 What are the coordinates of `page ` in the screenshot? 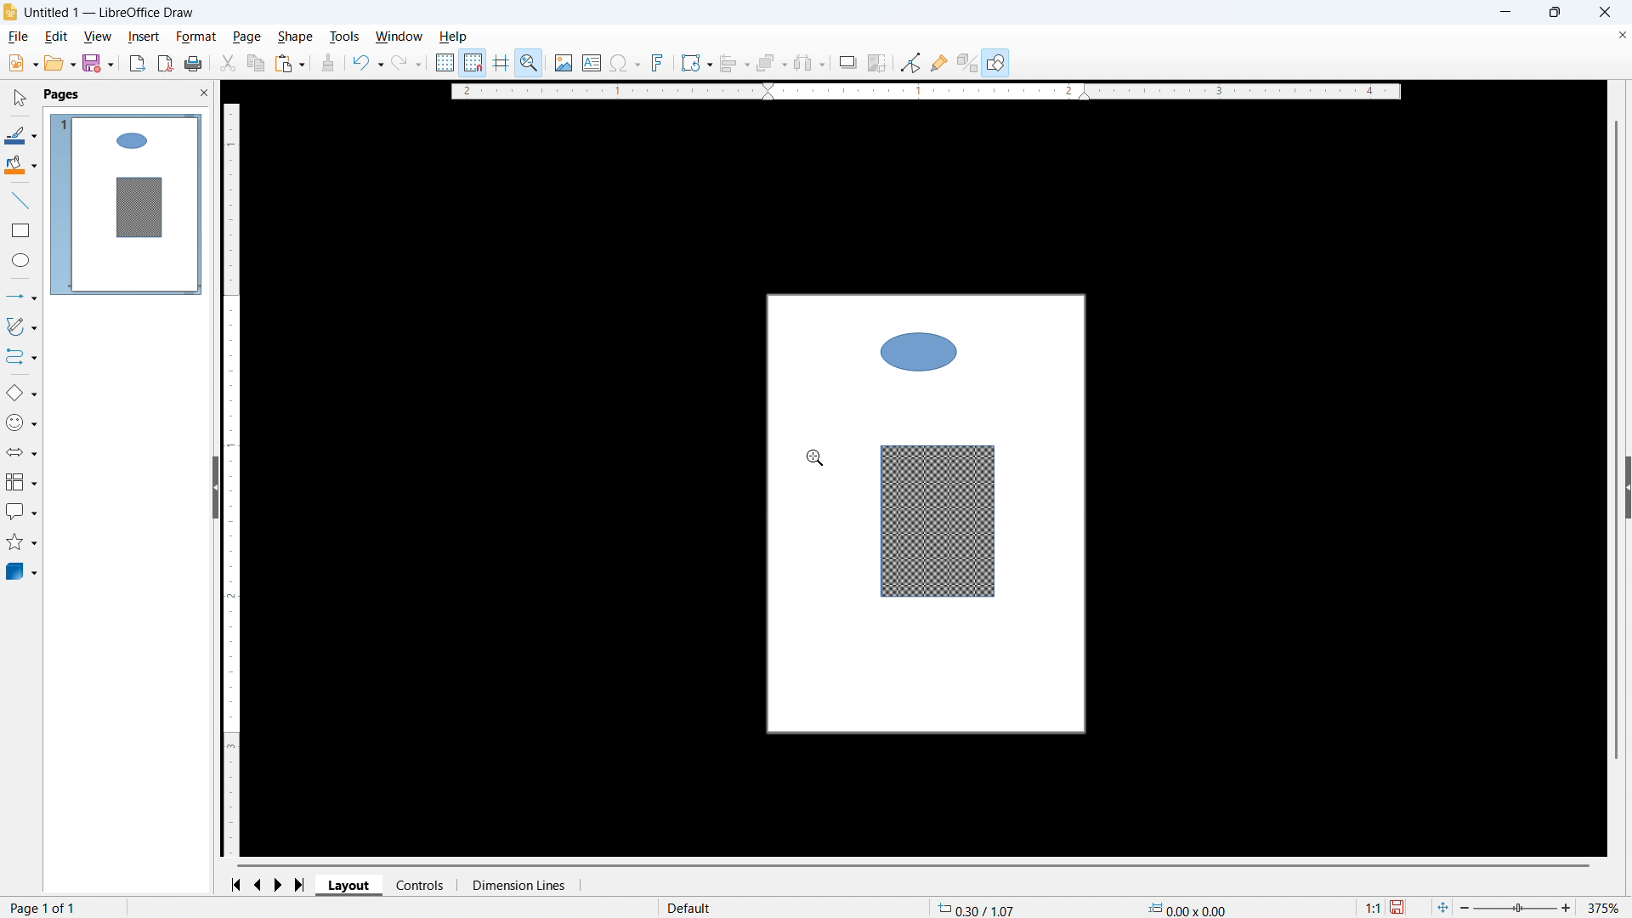 It's located at (246, 37).